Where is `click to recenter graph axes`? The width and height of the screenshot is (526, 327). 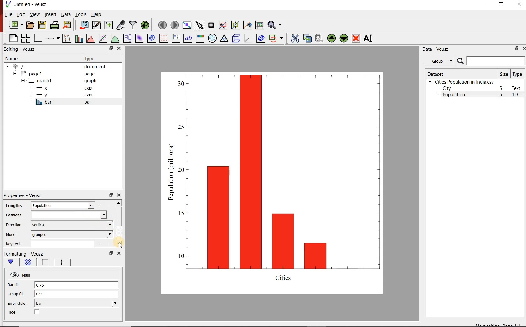
click to recenter graph axes is located at coordinates (247, 25).